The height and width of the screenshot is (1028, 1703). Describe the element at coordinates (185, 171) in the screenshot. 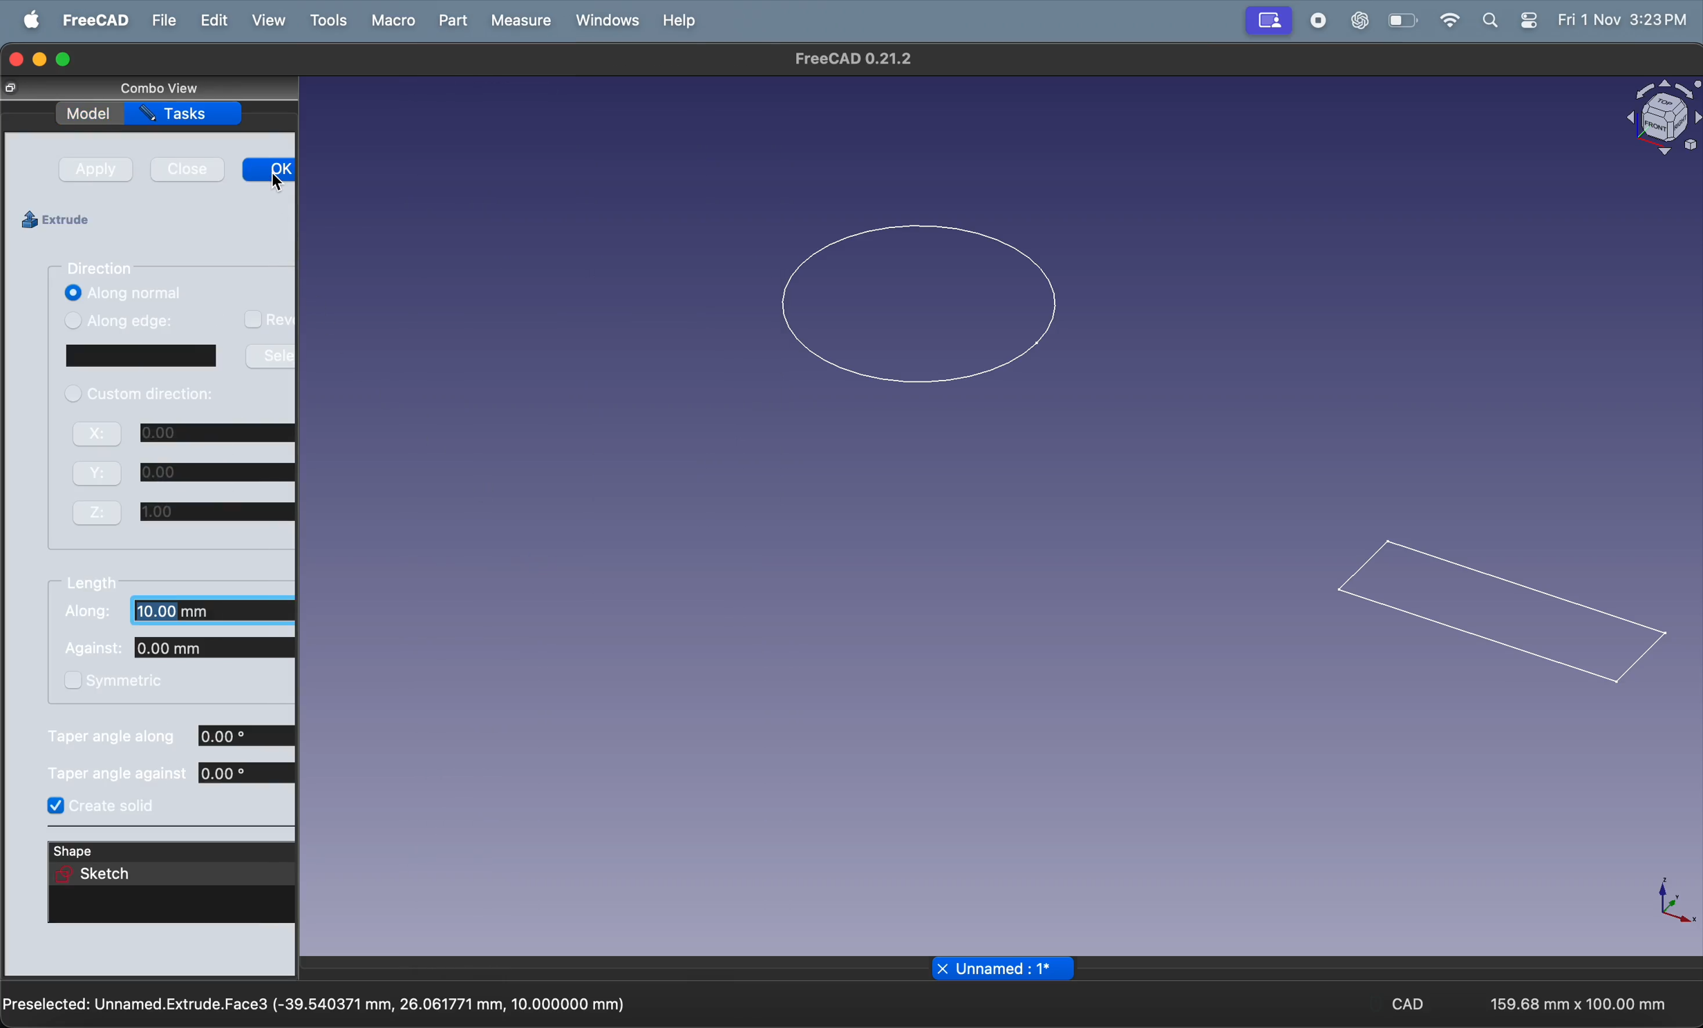

I see `Close` at that location.